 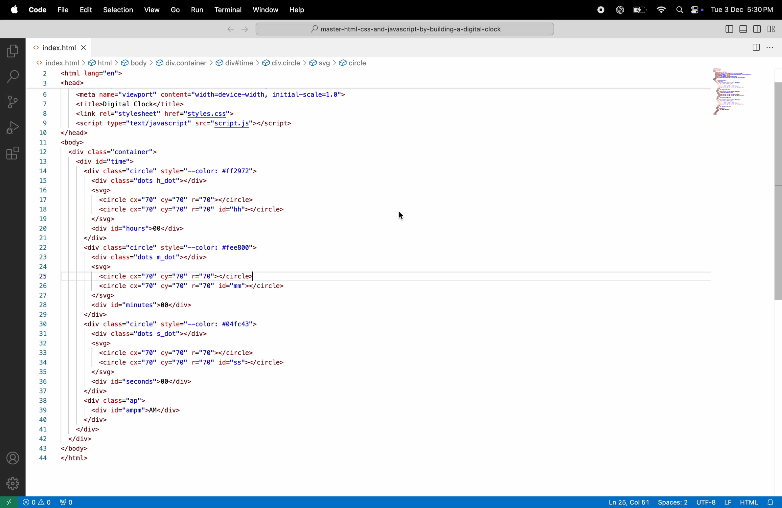 I want to click on toggle sidebar, so click(x=760, y=30).